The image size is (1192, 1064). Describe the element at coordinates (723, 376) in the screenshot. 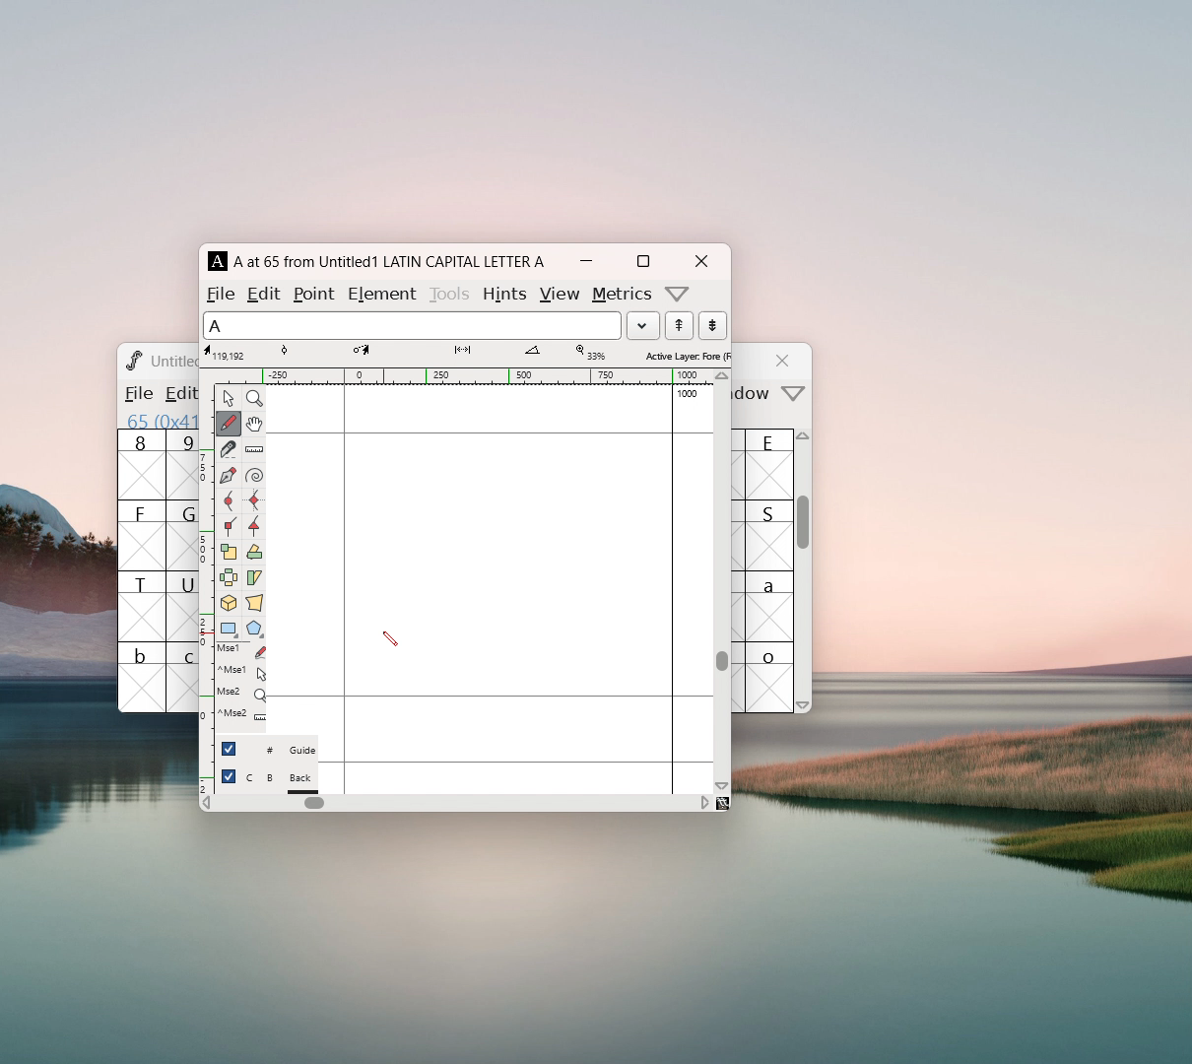

I see `scroll up` at that location.